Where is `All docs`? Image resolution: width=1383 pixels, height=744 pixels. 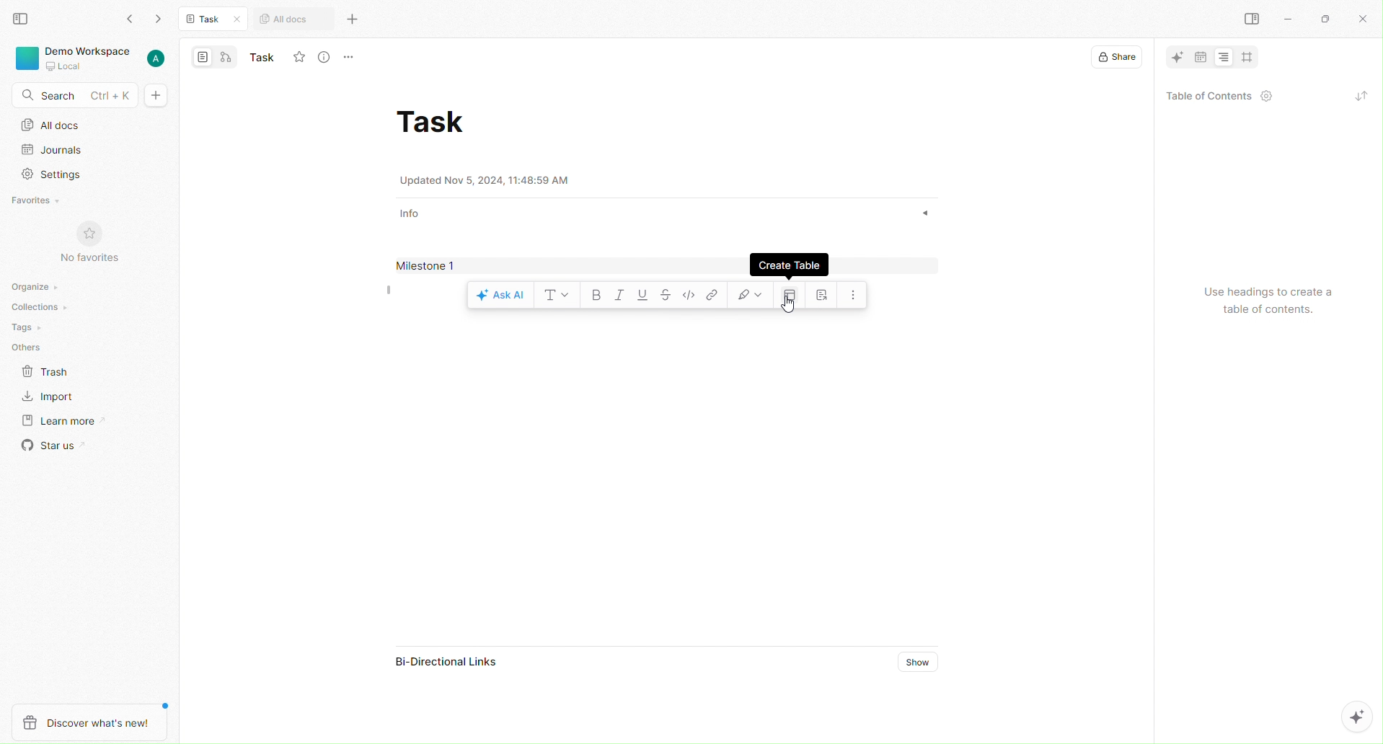 All docs is located at coordinates (286, 20).